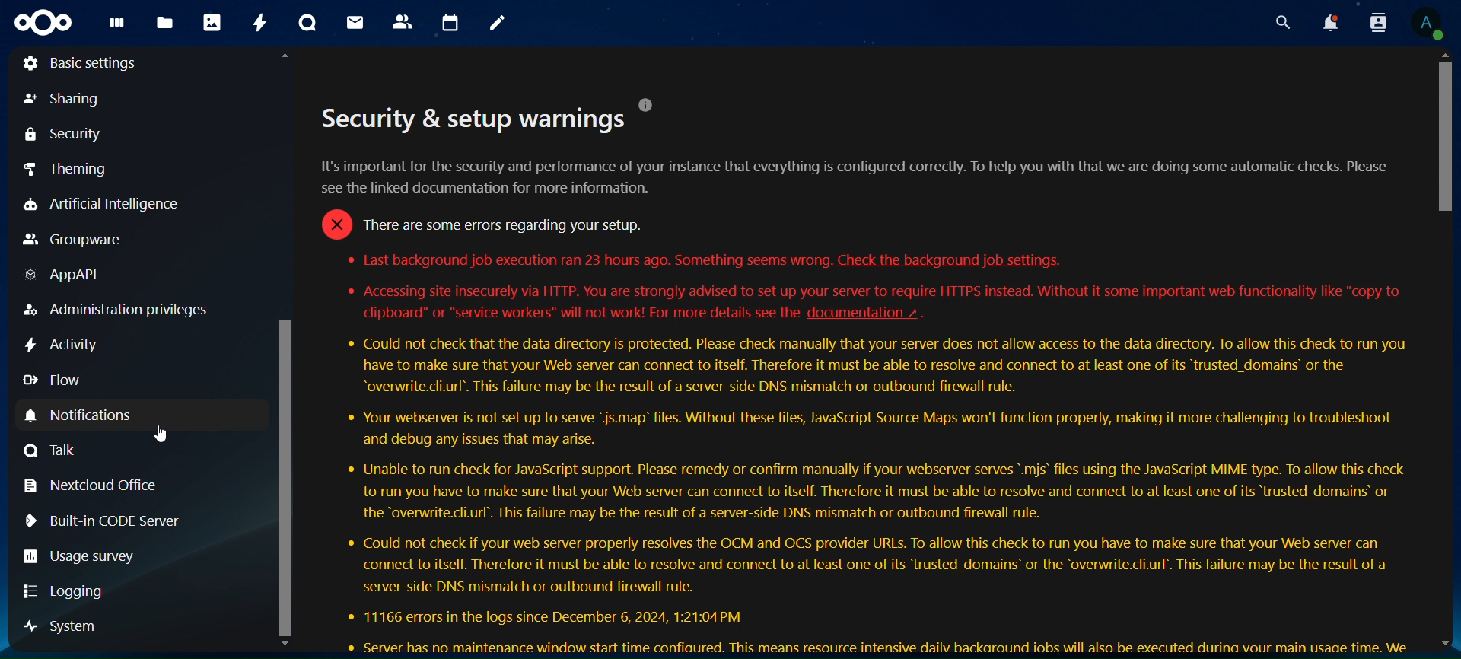 This screenshot has width=1461, height=659. Describe the element at coordinates (259, 25) in the screenshot. I see `activity` at that location.